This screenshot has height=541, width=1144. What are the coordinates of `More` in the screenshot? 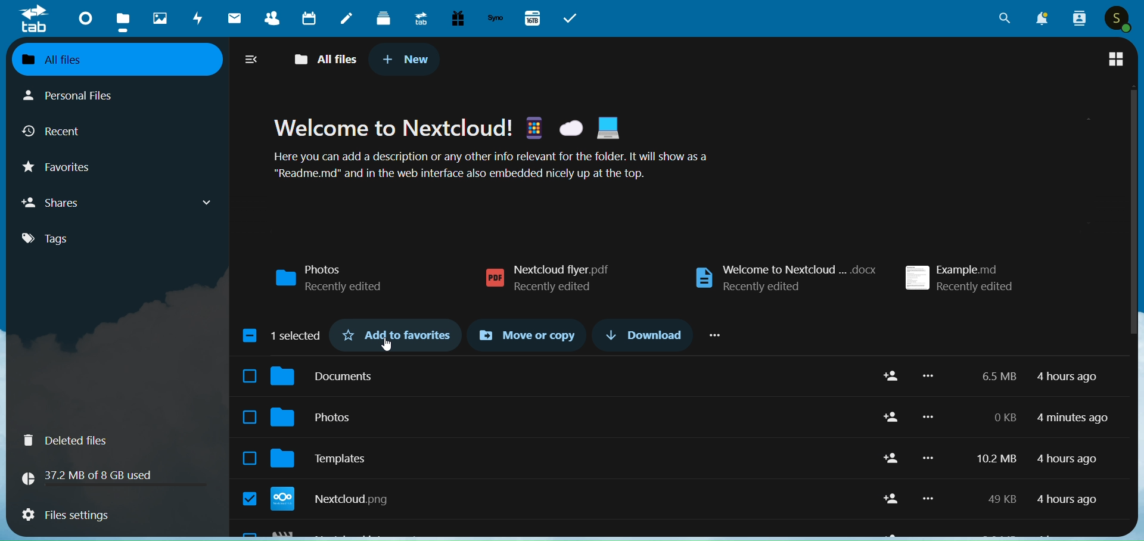 It's located at (928, 375).